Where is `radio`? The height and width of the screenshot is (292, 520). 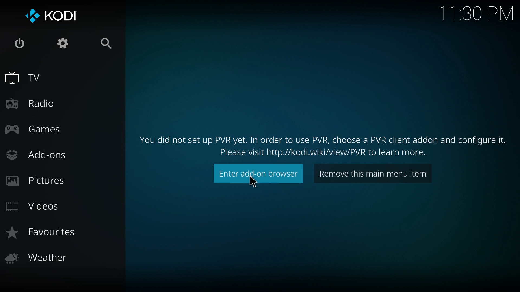
radio is located at coordinates (31, 104).